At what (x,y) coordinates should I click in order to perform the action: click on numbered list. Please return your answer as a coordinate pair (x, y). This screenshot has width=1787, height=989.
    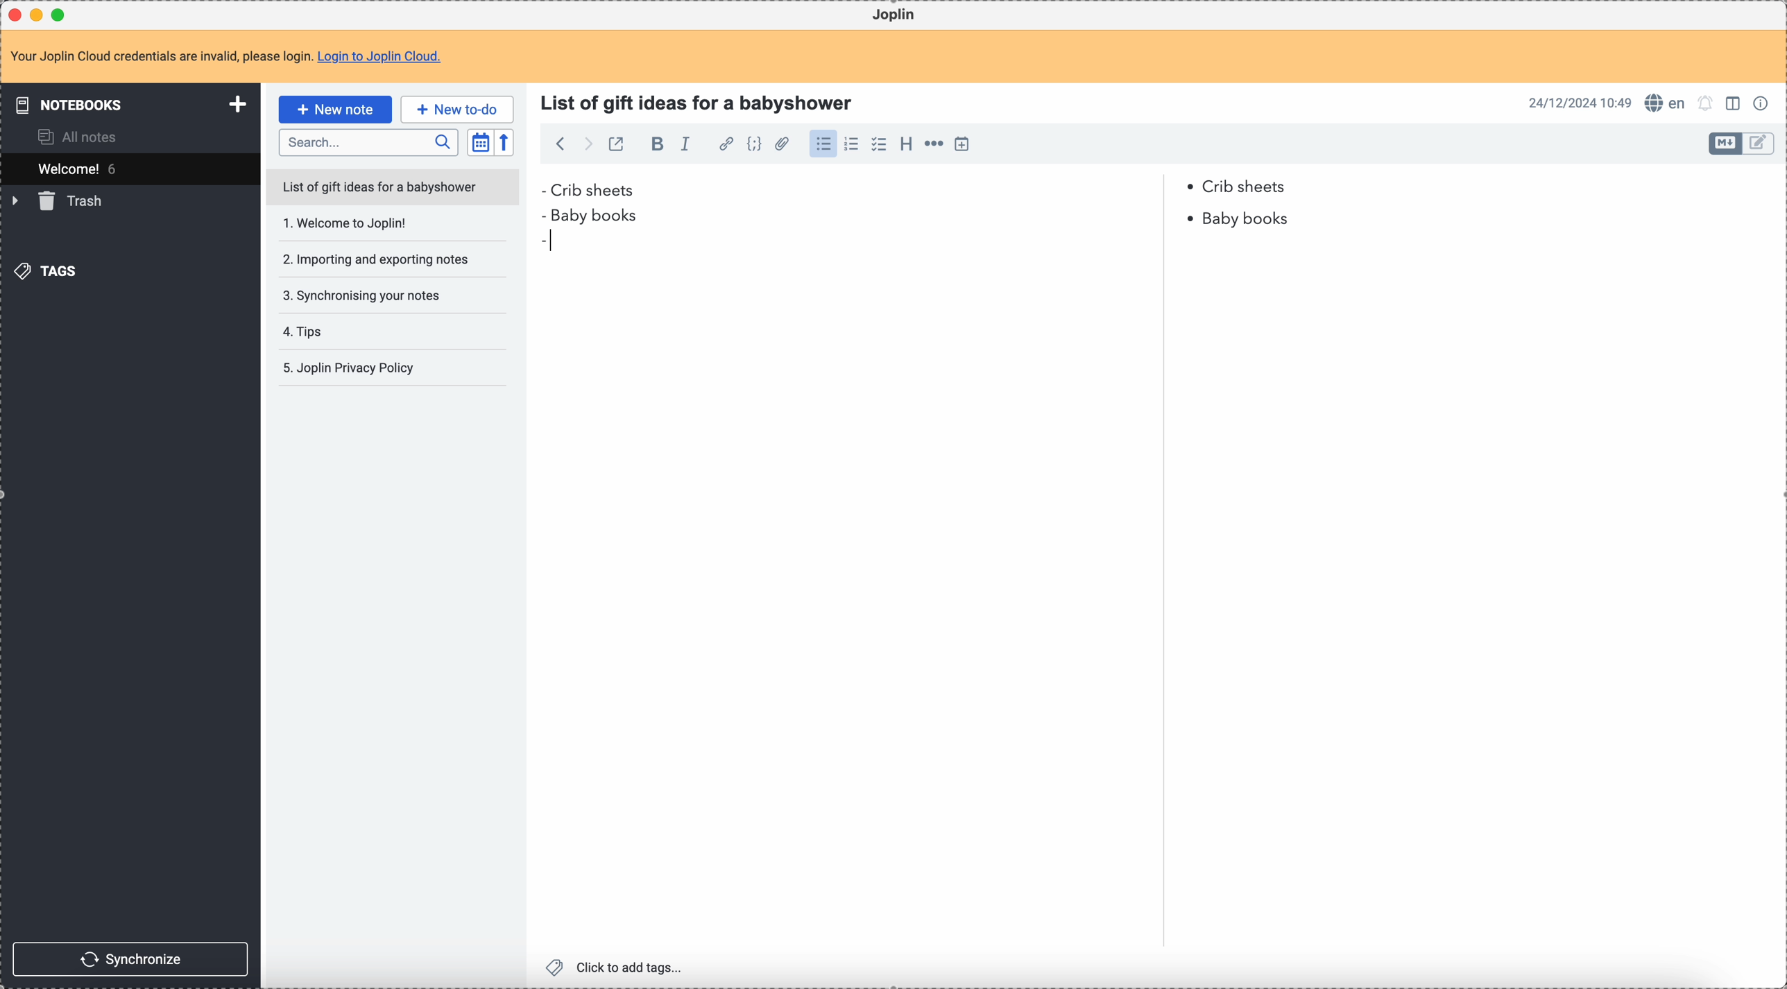
    Looking at the image, I should click on (855, 145).